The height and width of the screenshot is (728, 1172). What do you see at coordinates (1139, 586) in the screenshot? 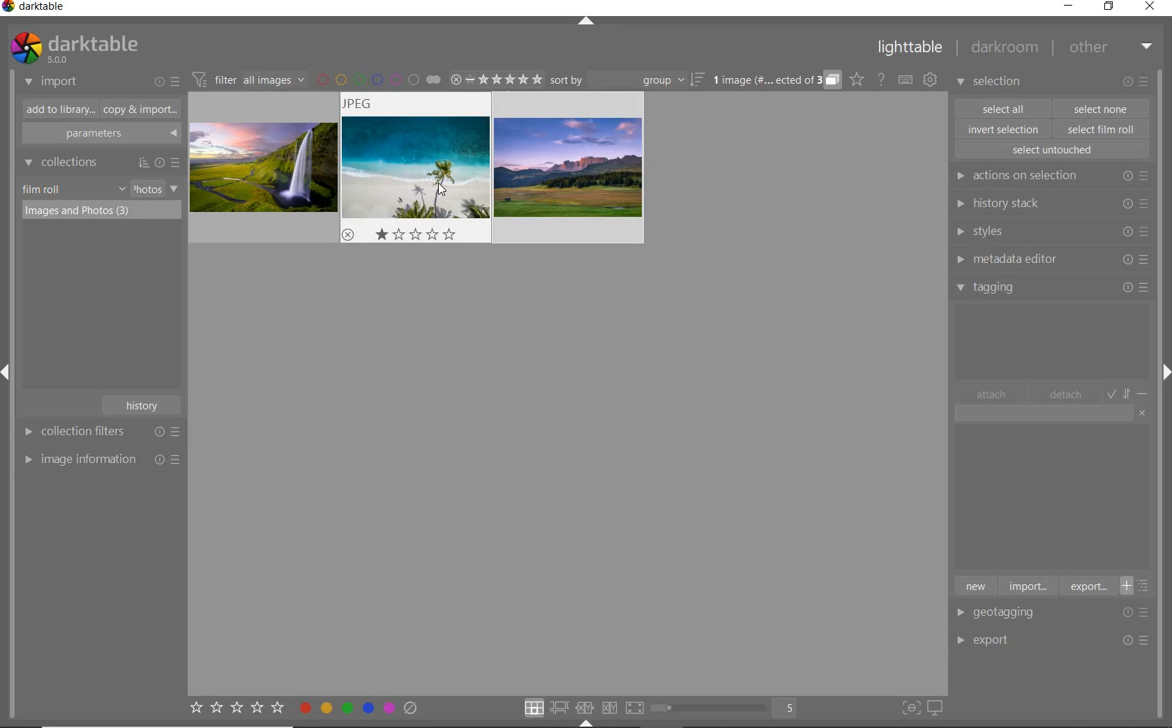
I see `toggle list` at bounding box center [1139, 586].